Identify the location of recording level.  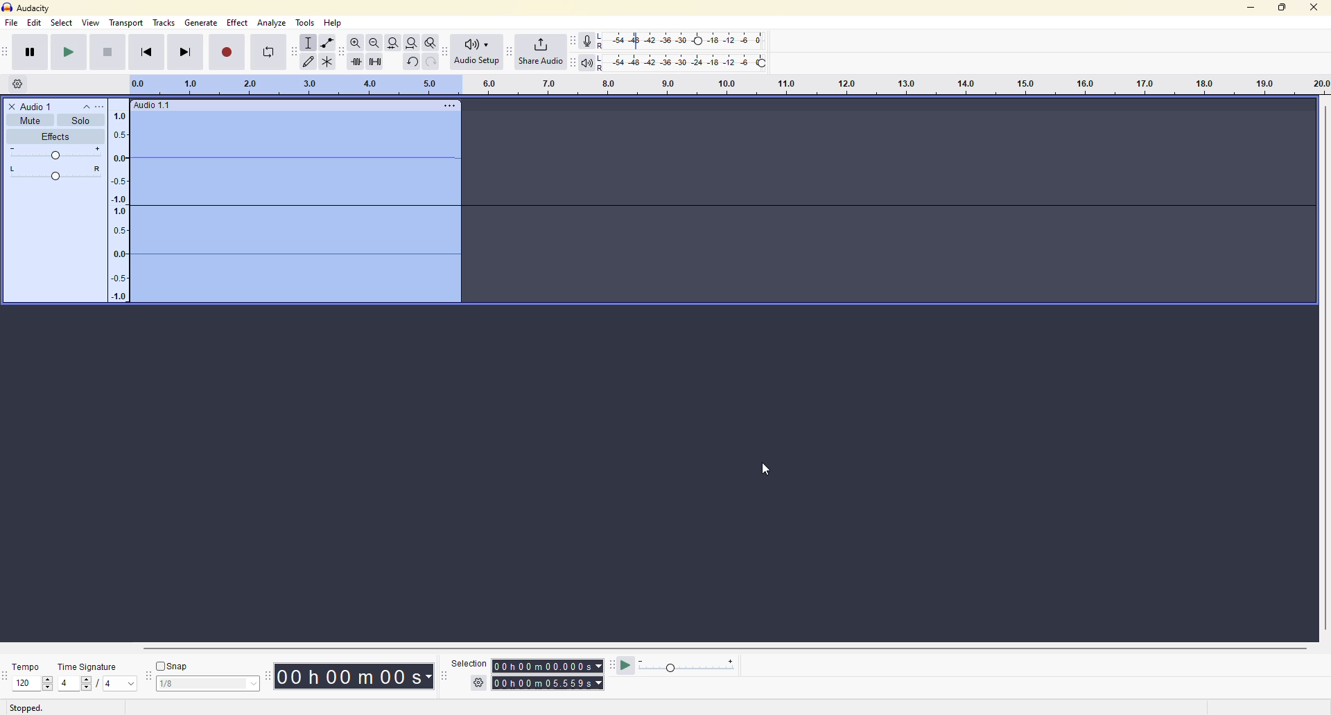
(681, 41).